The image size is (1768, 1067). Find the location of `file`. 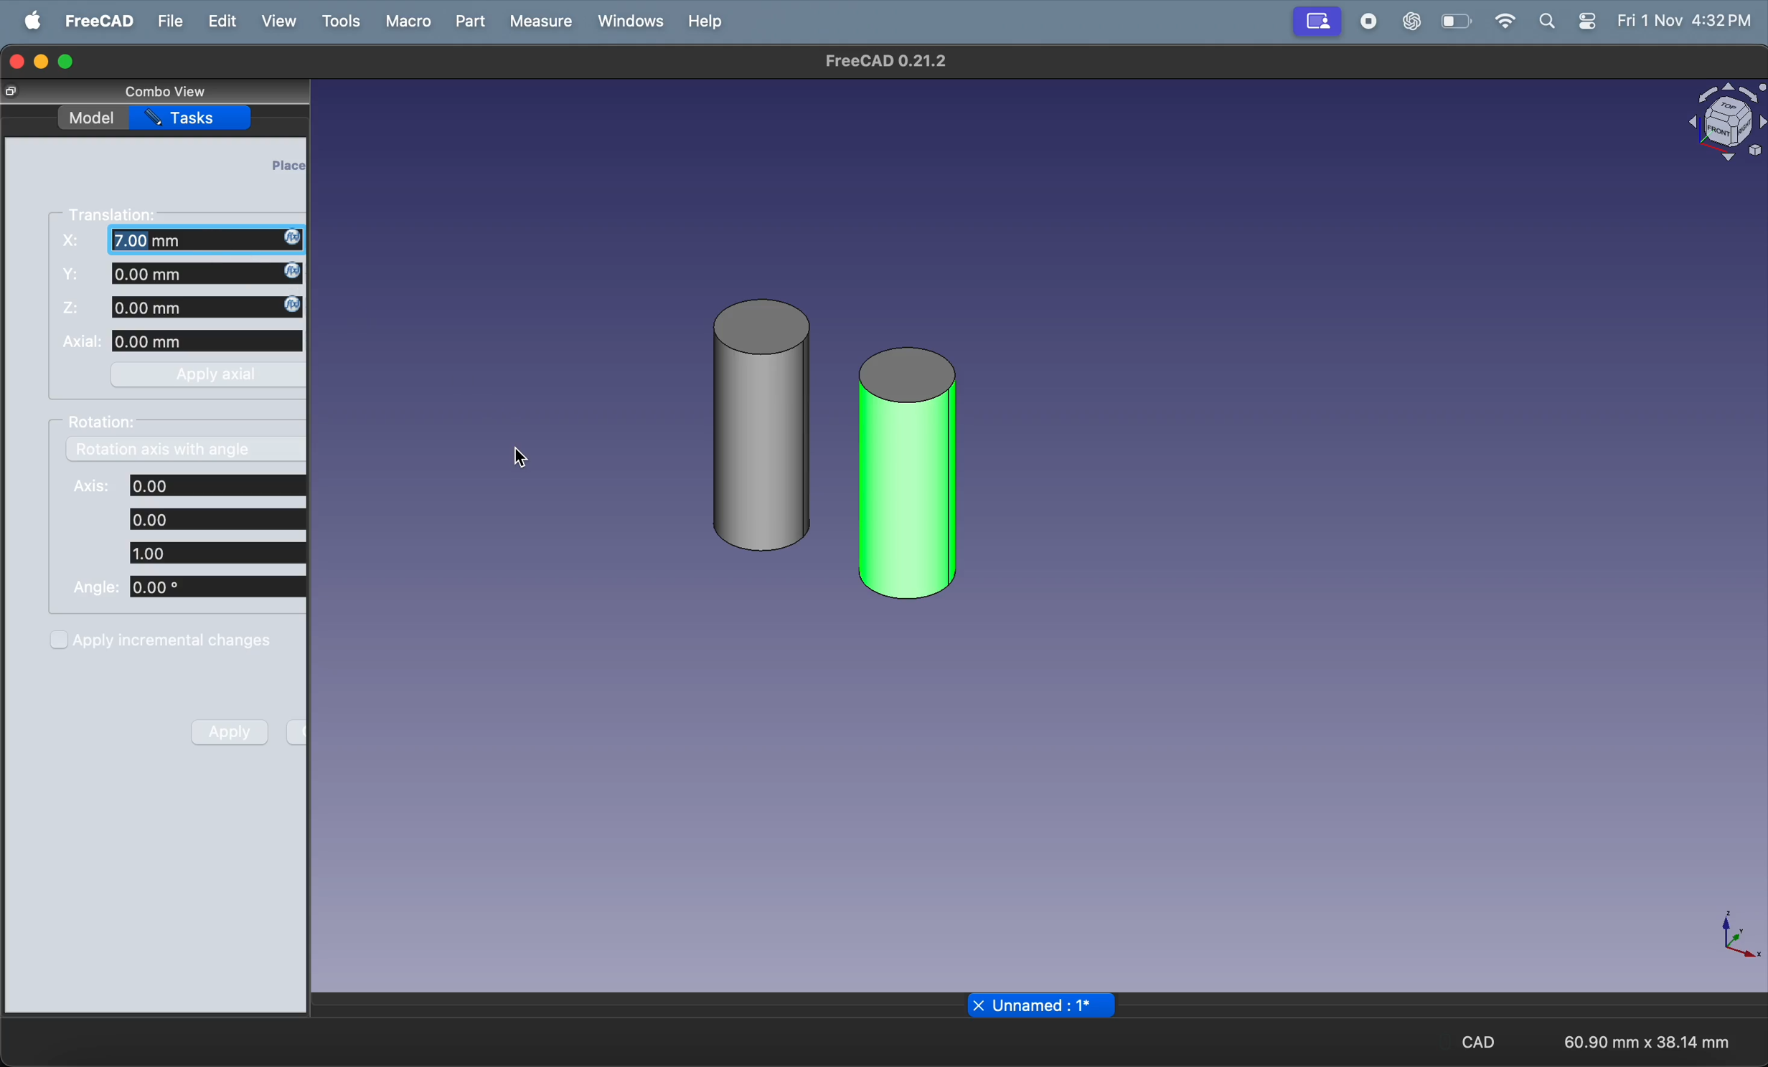

file is located at coordinates (166, 22).